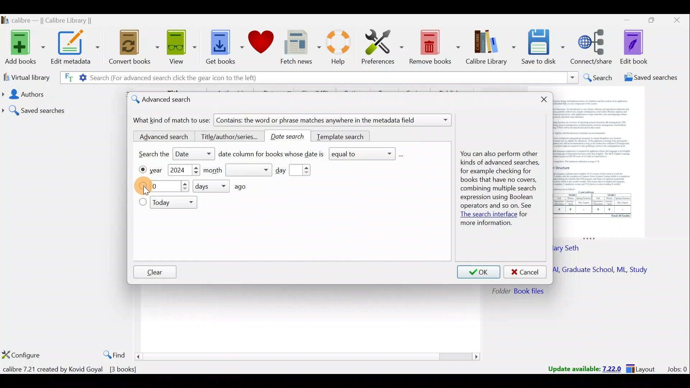 The height and width of the screenshot is (388, 690). What do you see at coordinates (222, 46) in the screenshot?
I see `Get books` at bounding box center [222, 46].